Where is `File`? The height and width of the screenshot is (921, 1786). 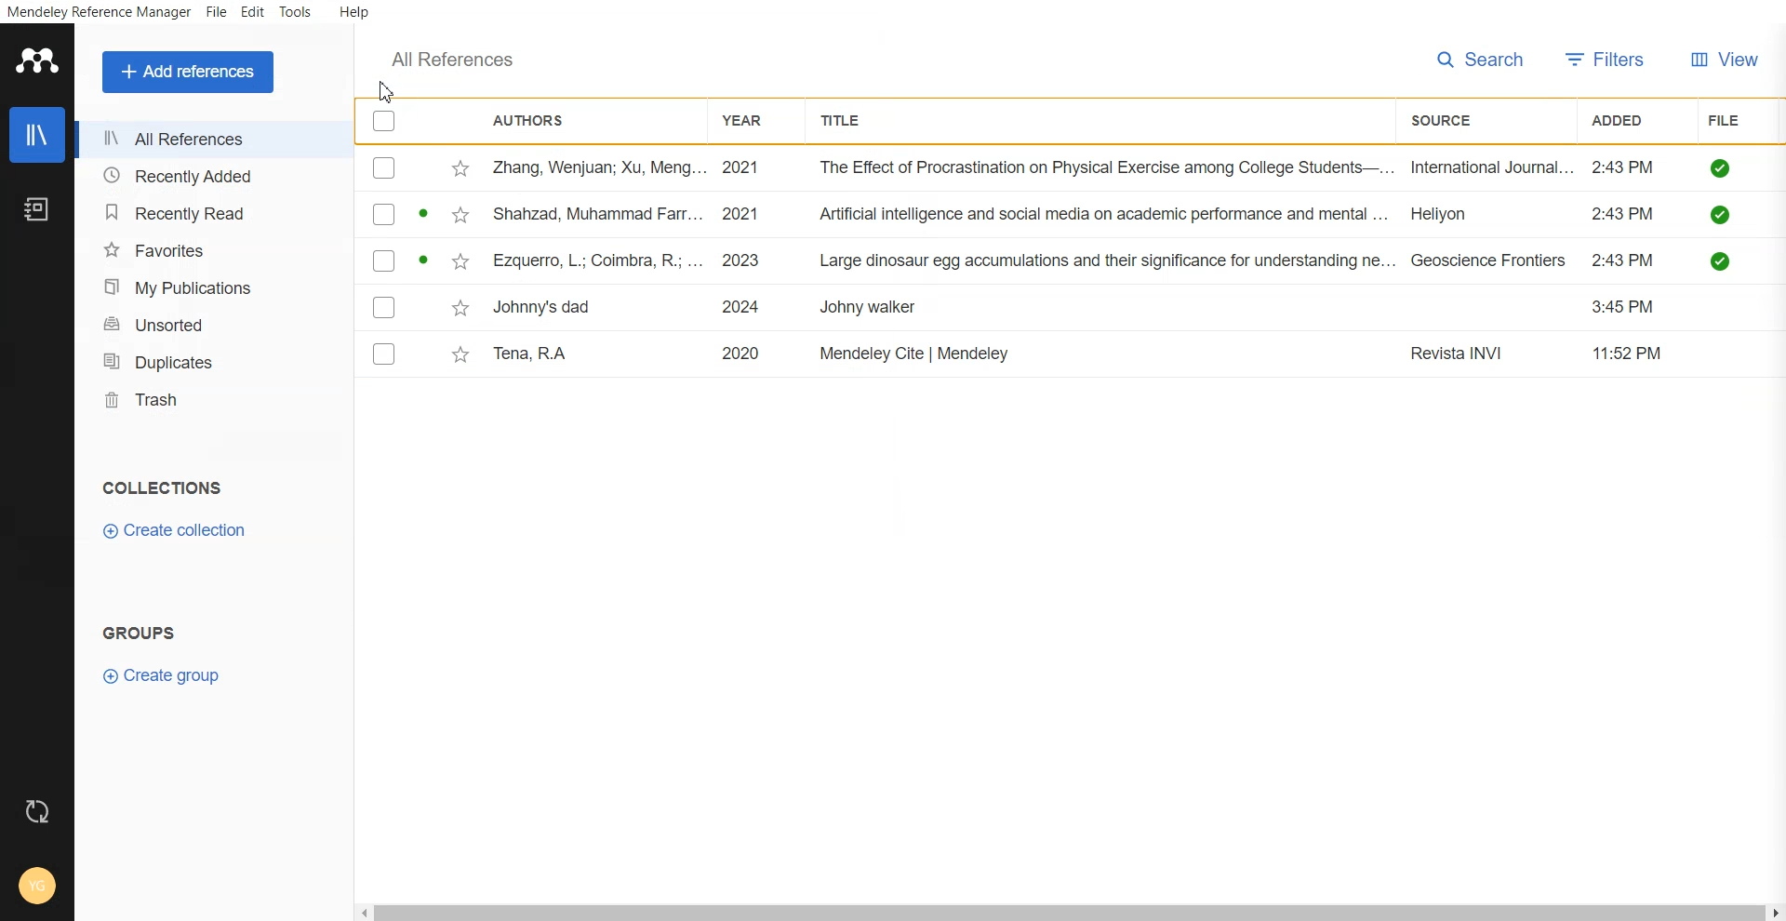
File is located at coordinates (1728, 119).